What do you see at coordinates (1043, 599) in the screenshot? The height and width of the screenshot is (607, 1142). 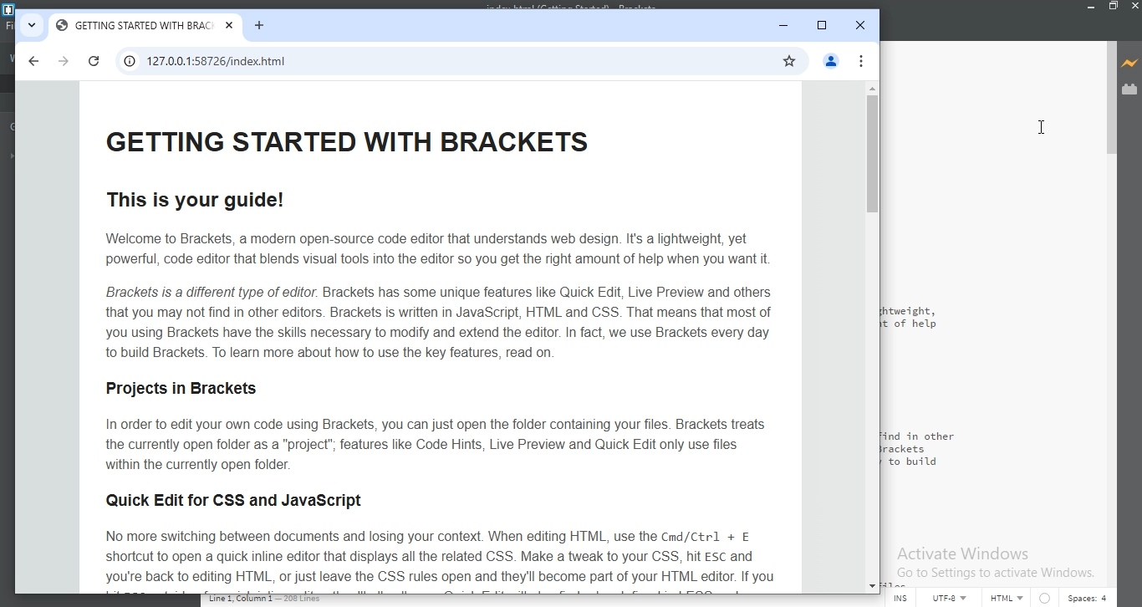 I see `circle` at bounding box center [1043, 599].